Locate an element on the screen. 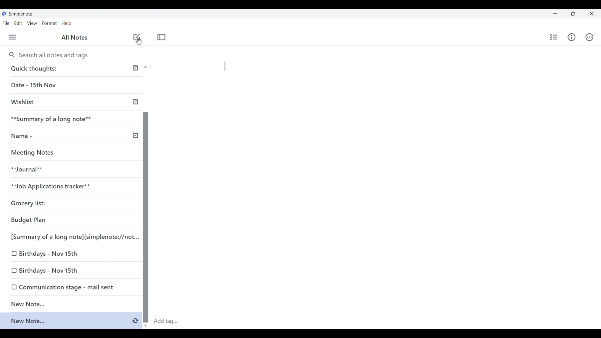 This screenshot has height=338, width=601. 0 Birthdays - Nov 15th is located at coordinates (53, 270).